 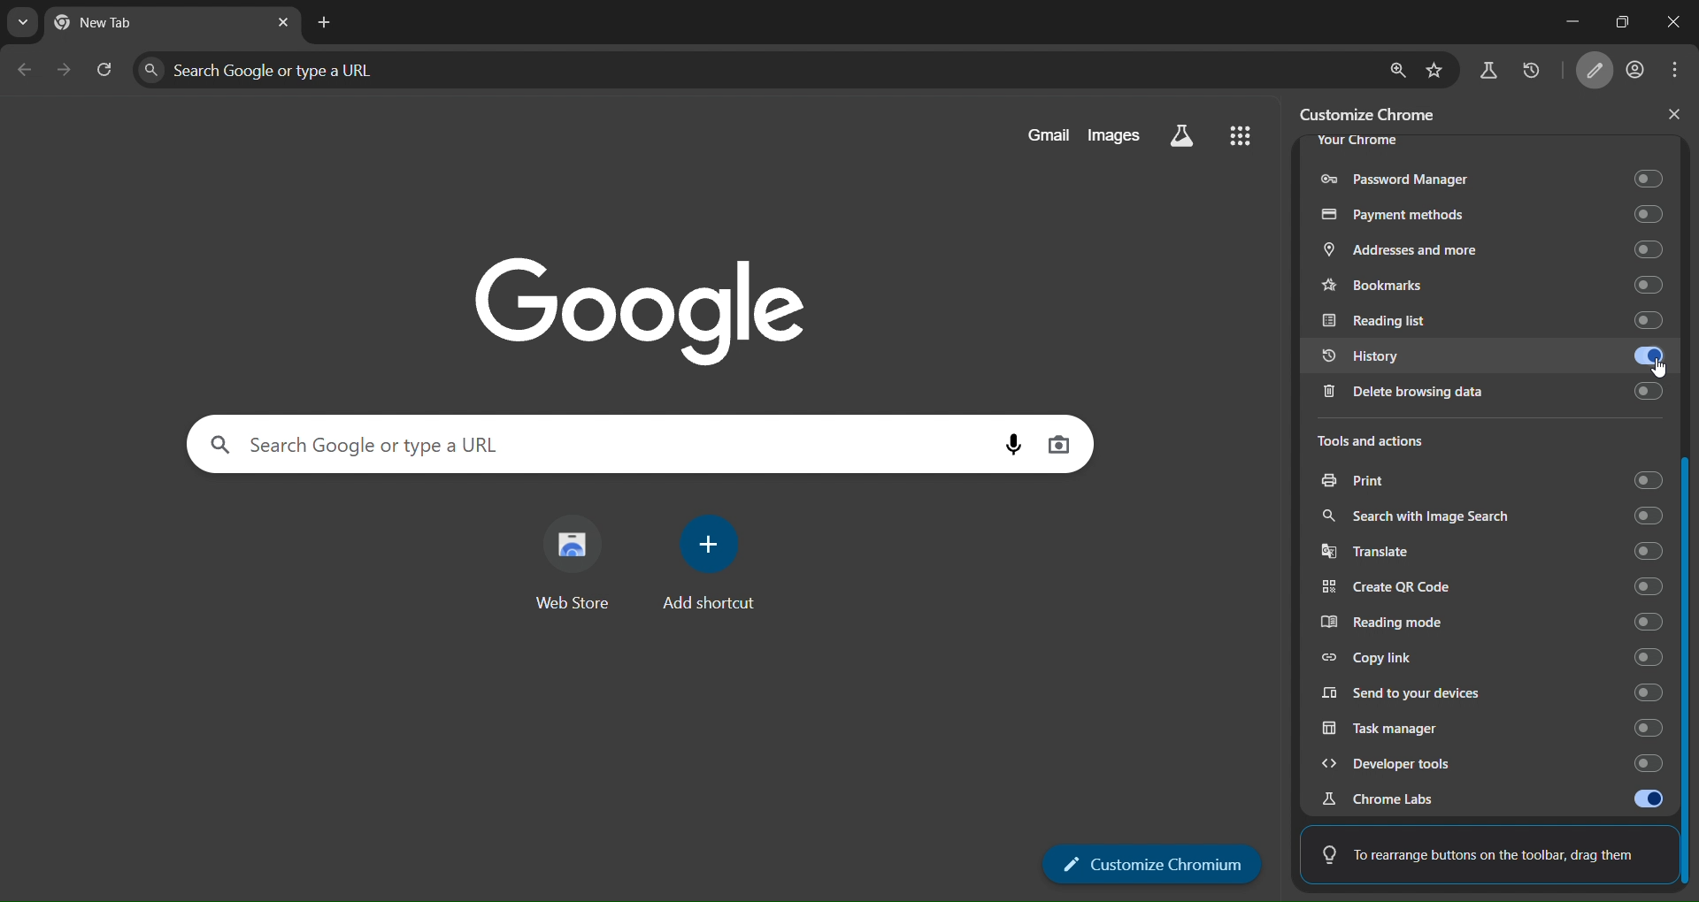 I want to click on close, so click(x=1674, y=114).